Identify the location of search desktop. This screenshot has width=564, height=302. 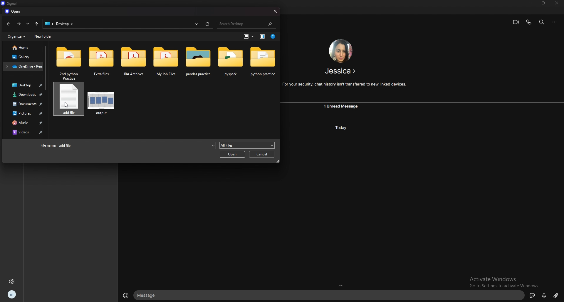
(246, 23).